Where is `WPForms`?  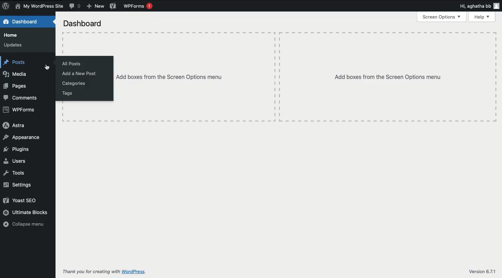
WPForms is located at coordinates (138, 7).